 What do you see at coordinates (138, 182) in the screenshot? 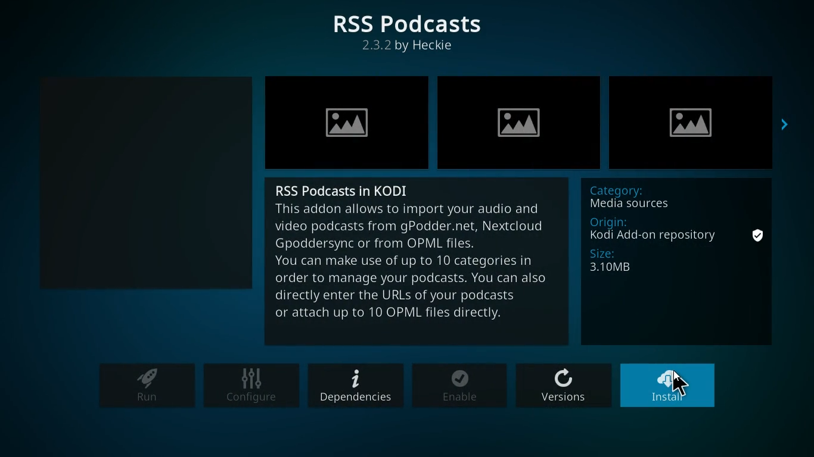
I see `logo` at bounding box center [138, 182].